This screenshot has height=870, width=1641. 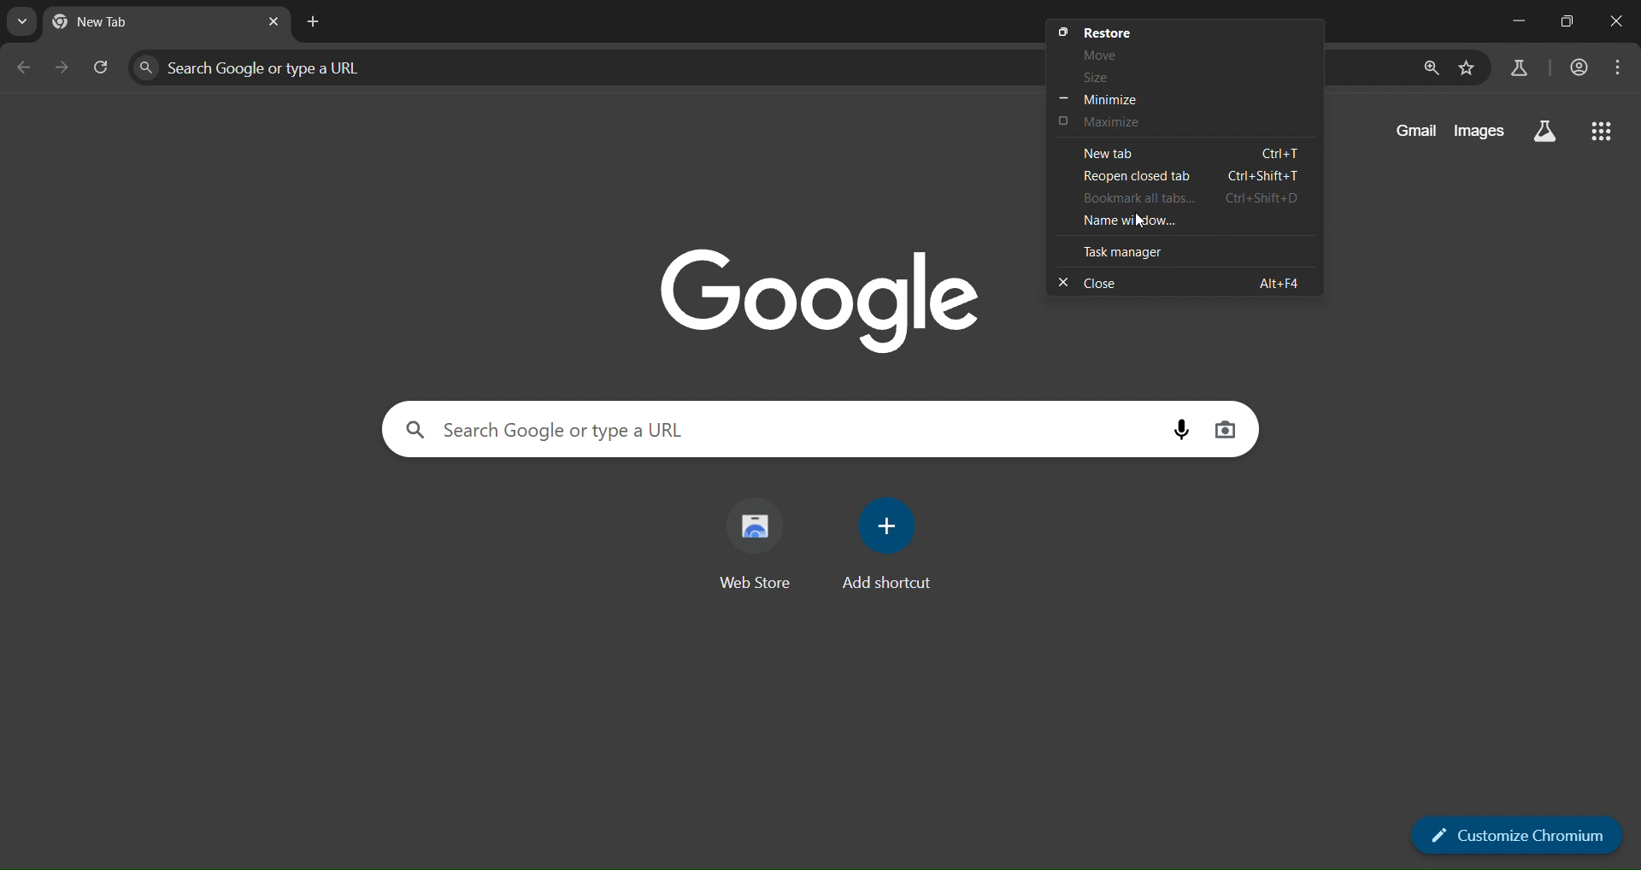 I want to click on Search Google or type a URL, so click(x=271, y=68).